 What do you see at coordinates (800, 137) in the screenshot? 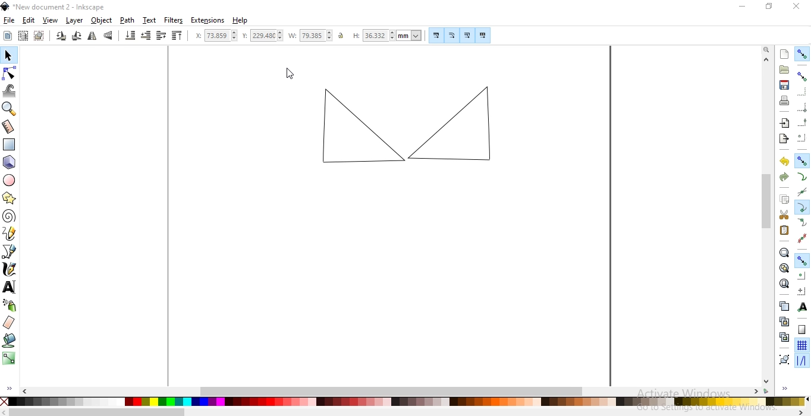
I see `snapping centers of bounding boxes` at bounding box center [800, 137].